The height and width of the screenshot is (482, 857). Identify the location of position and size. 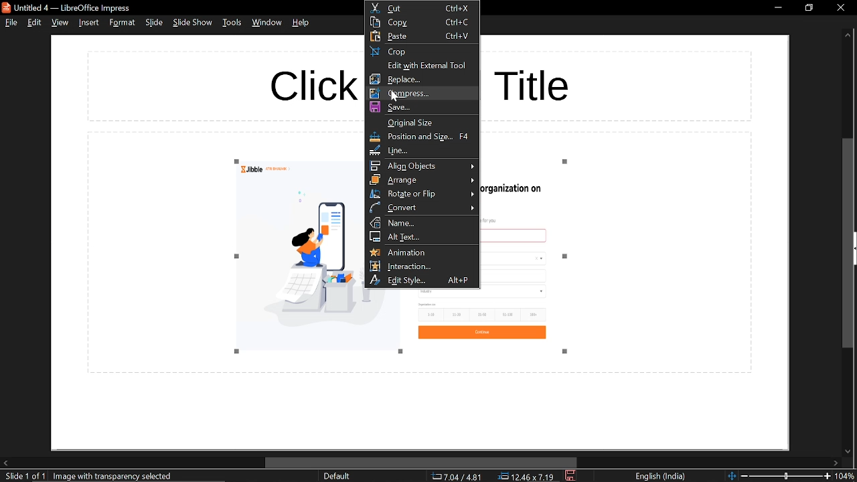
(409, 137).